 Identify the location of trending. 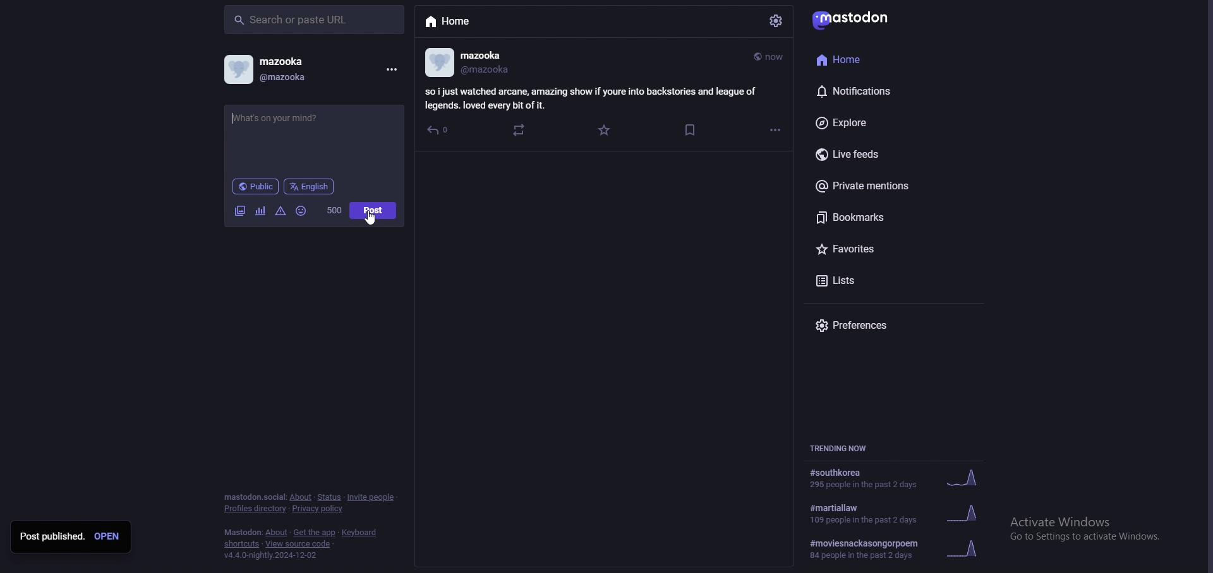
(905, 549).